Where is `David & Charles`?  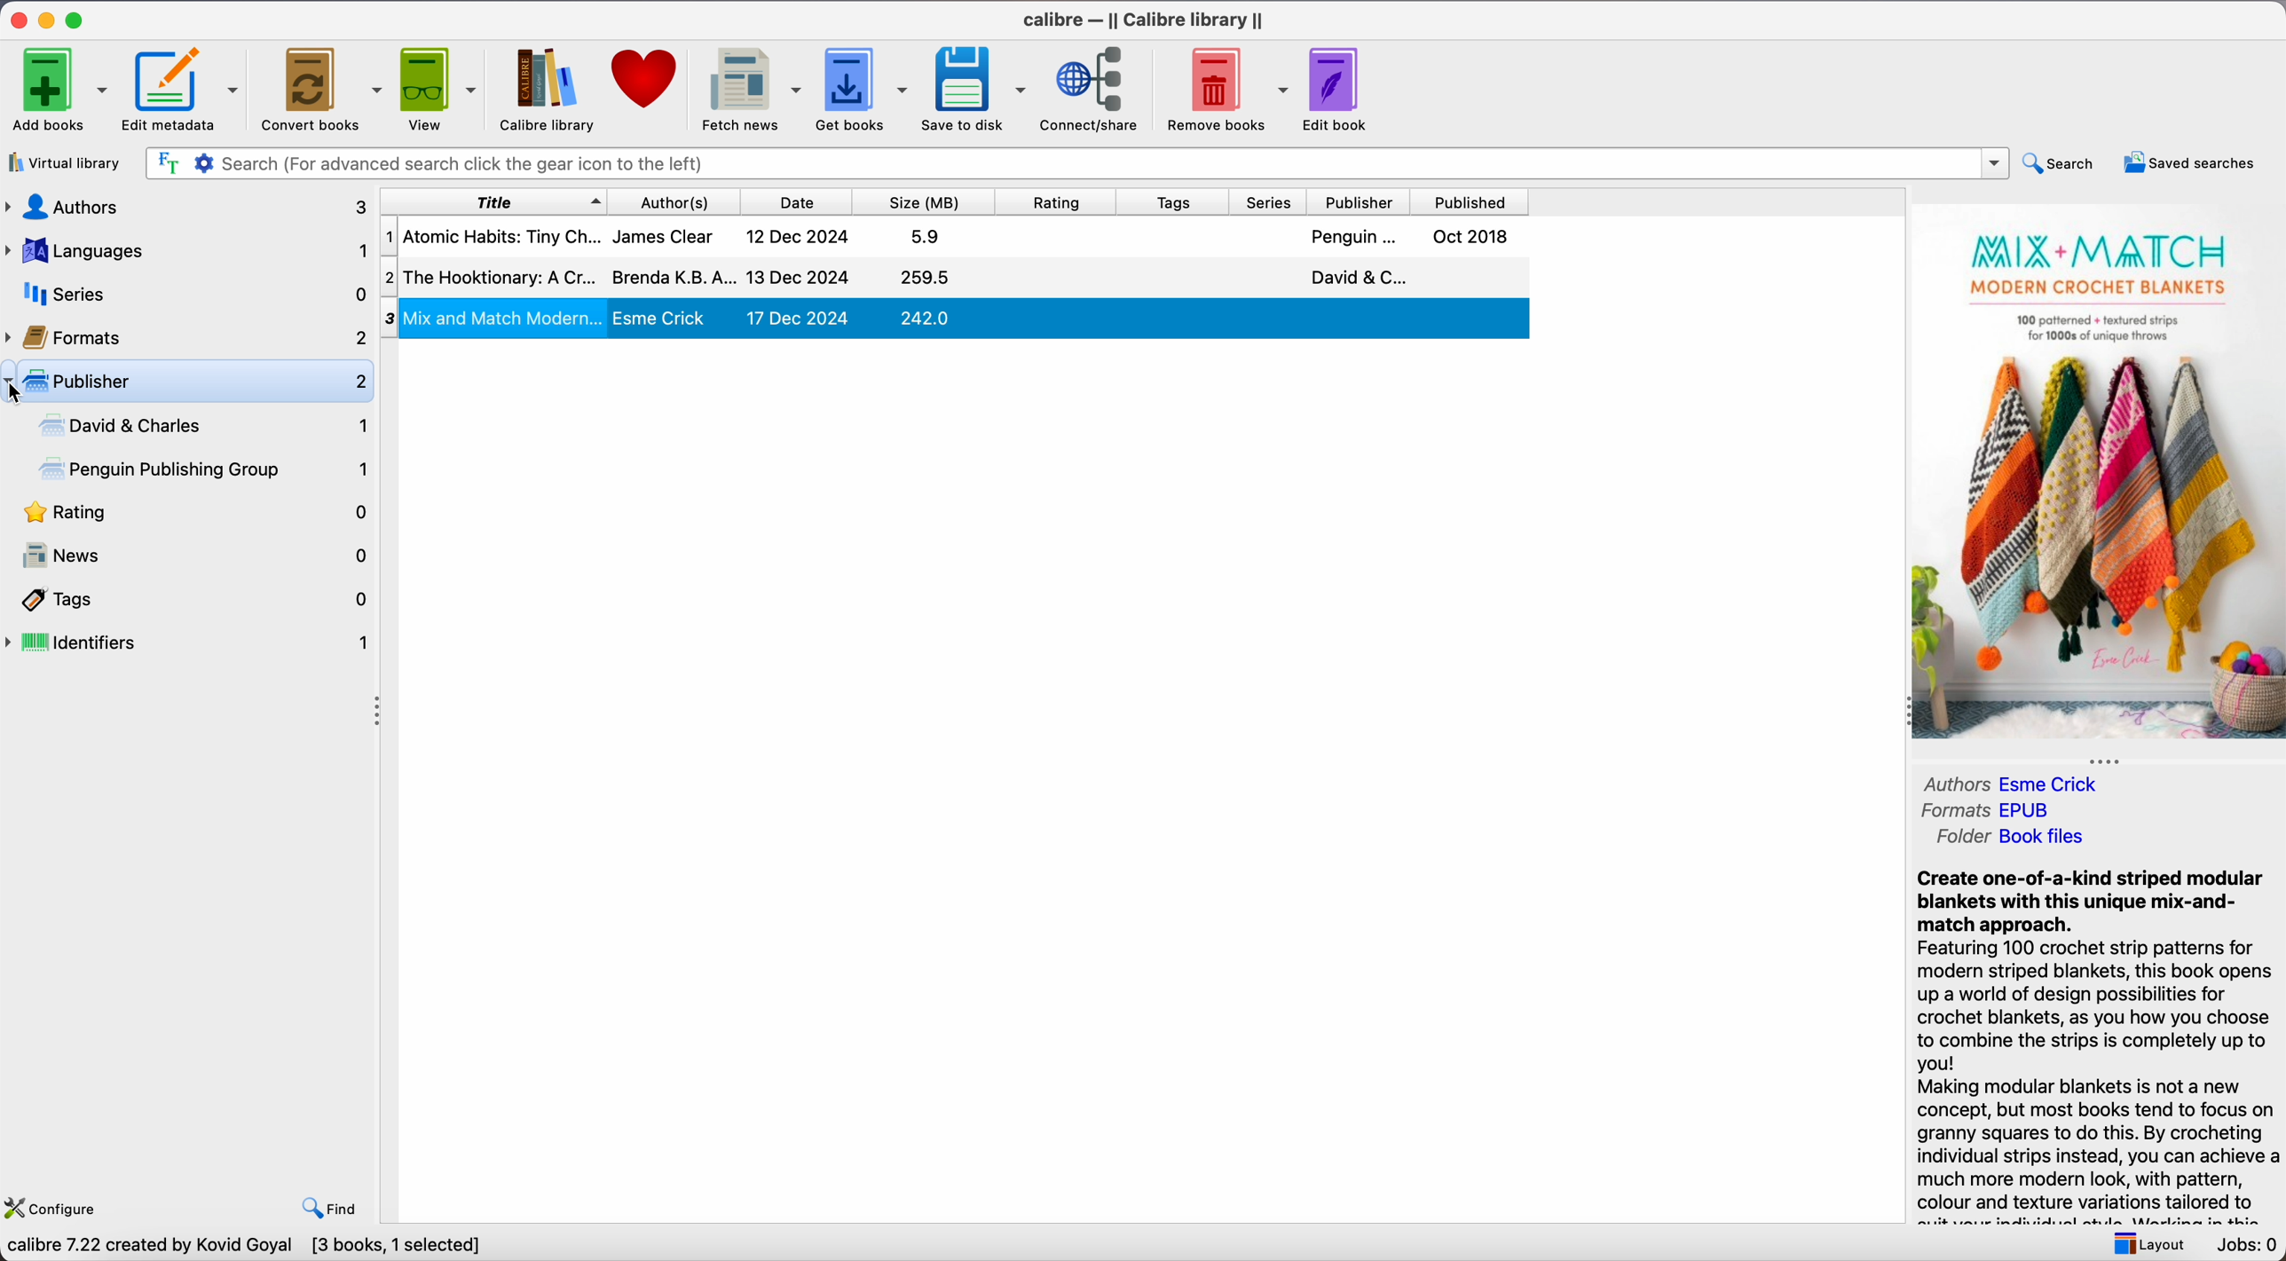 David & Charles is located at coordinates (201, 425).